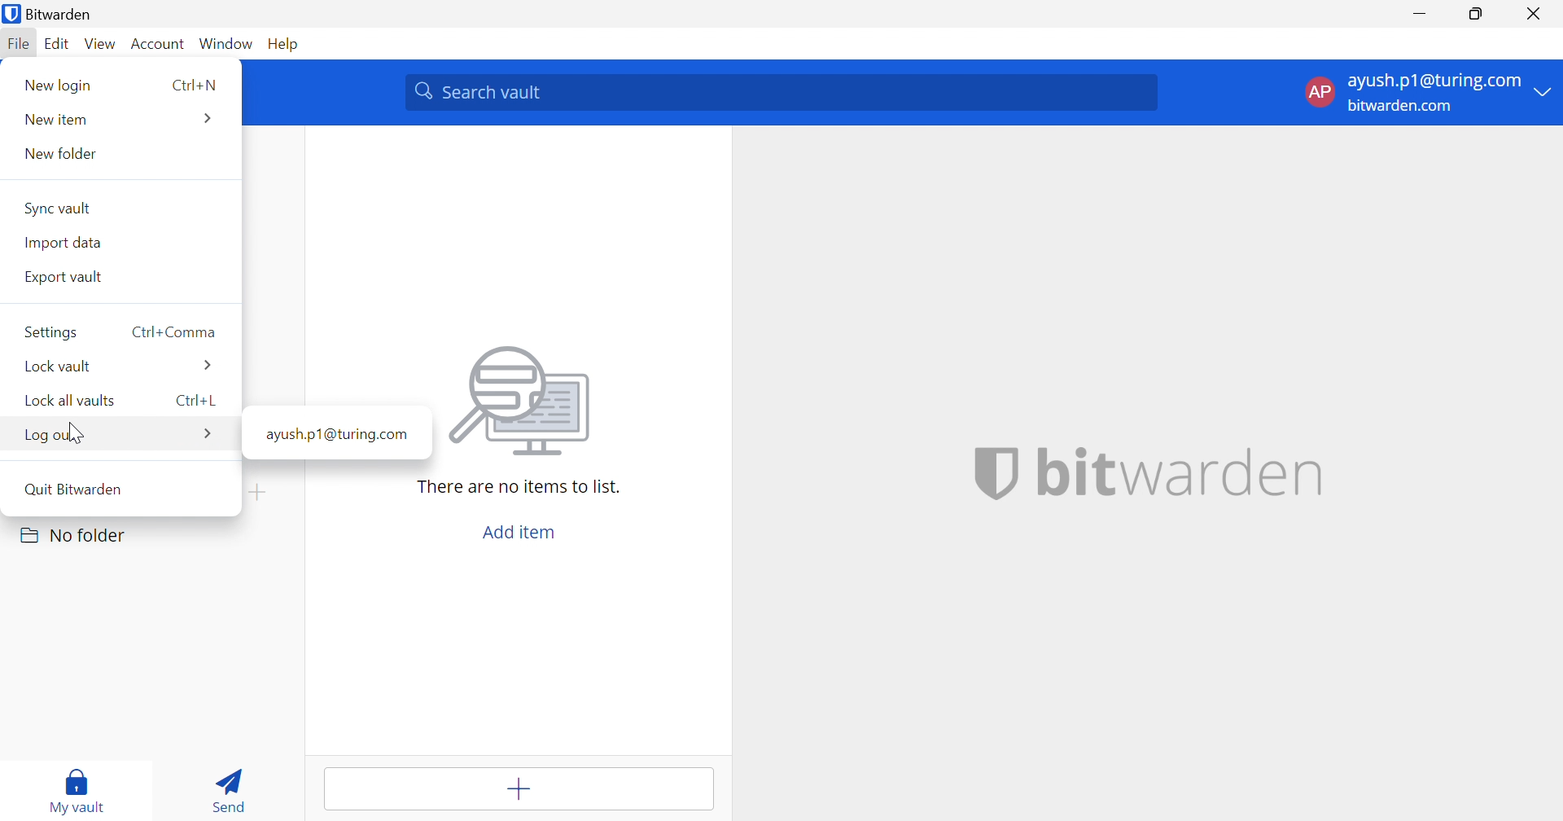 Image resolution: width=1563 pixels, height=821 pixels. What do you see at coordinates (18, 45) in the screenshot?
I see `File` at bounding box center [18, 45].